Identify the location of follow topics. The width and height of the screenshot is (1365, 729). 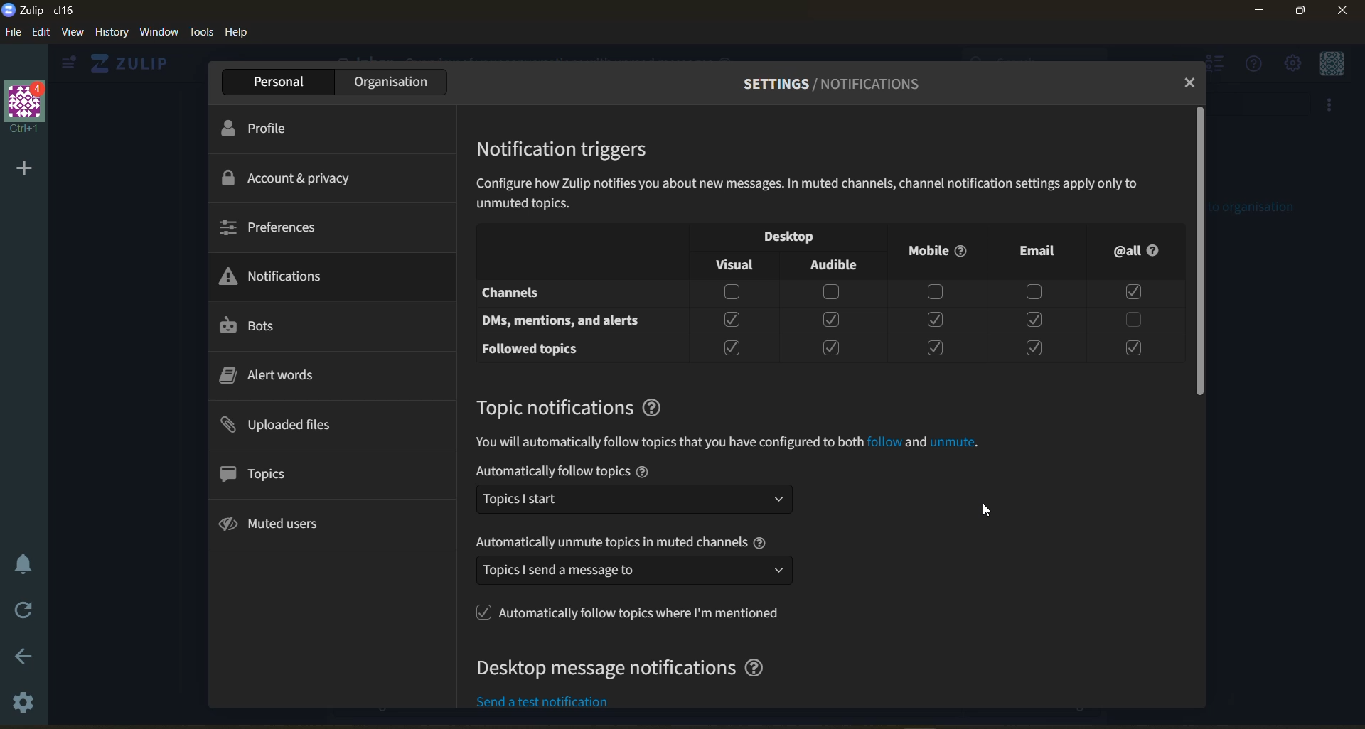
(628, 612).